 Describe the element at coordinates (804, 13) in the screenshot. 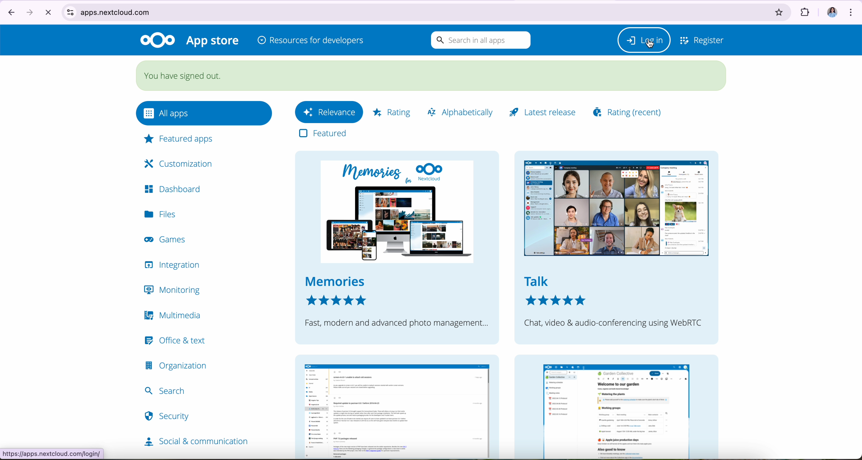

I see `extensions` at that location.